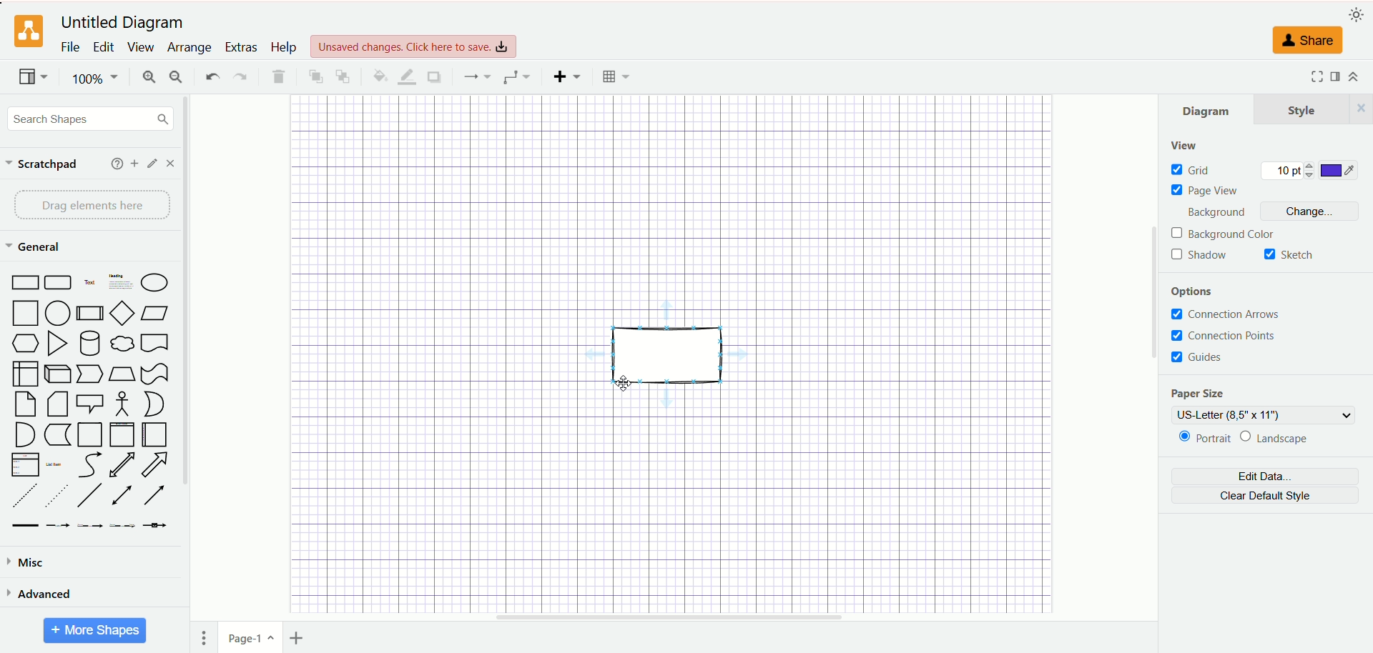  What do you see at coordinates (405, 77) in the screenshot?
I see `line color` at bounding box center [405, 77].